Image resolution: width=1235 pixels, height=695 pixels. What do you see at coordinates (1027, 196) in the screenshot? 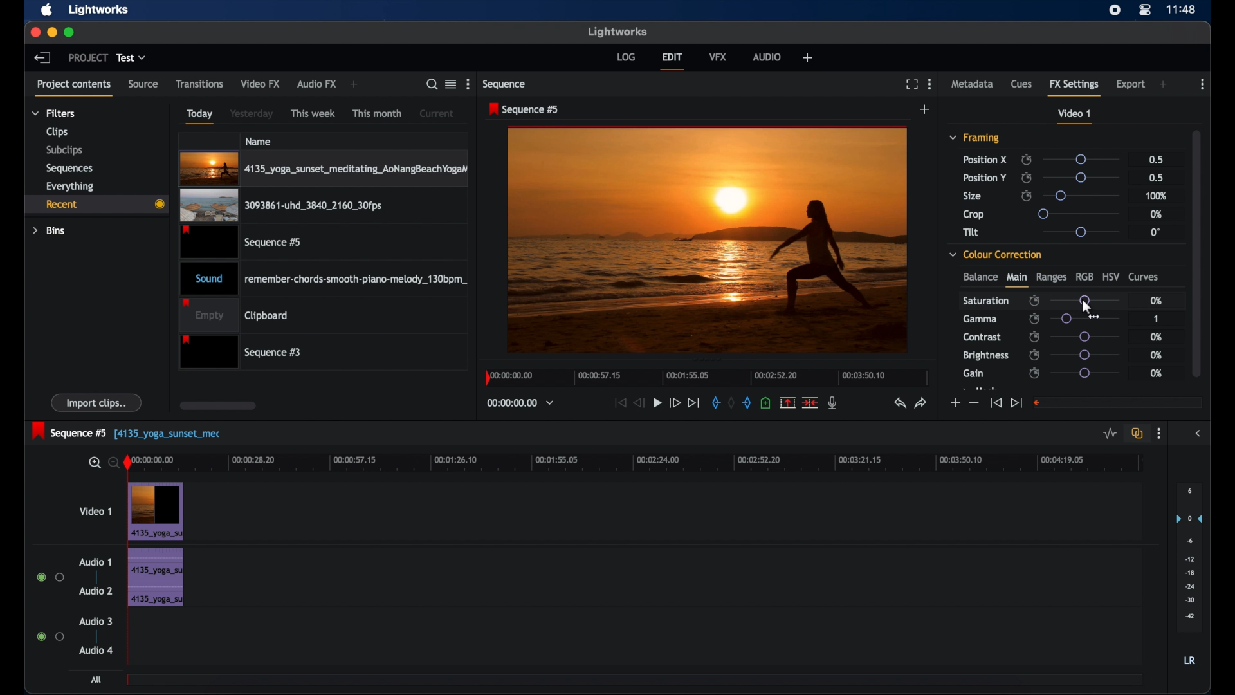
I see `enable/disable keyframes` at bounding box center [1027, 196].